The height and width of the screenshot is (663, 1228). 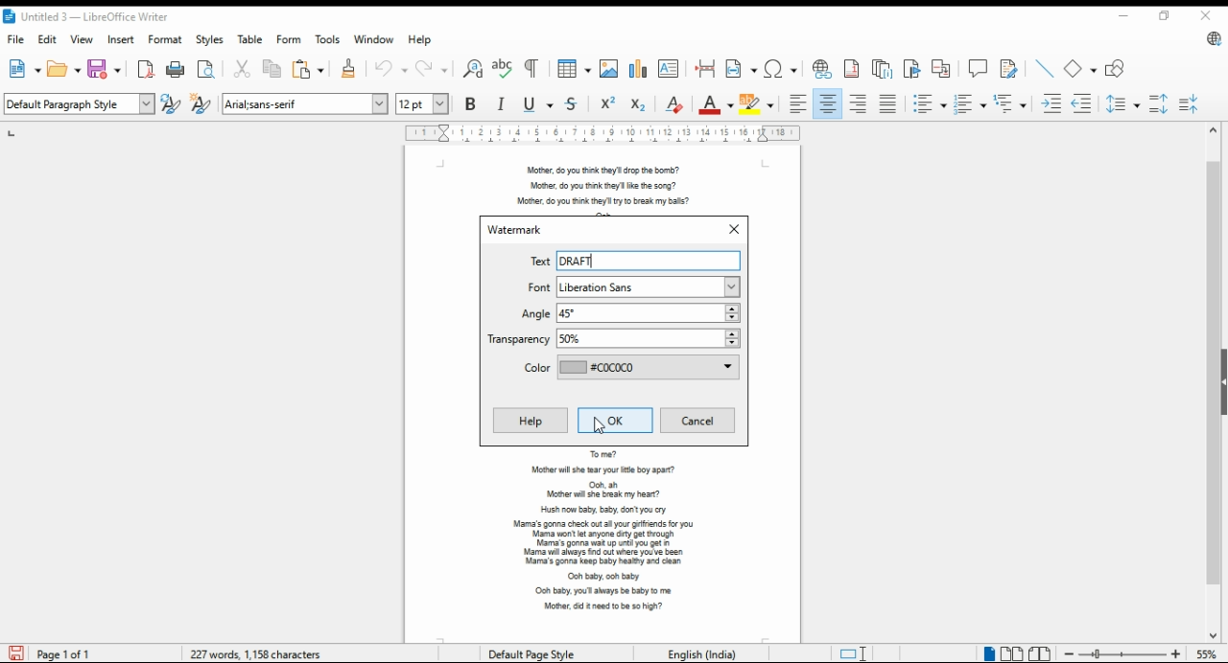 What do you see at coordinates (305, 103) in the screenshot?
I see `font settings` at bounding box center [305, 103].